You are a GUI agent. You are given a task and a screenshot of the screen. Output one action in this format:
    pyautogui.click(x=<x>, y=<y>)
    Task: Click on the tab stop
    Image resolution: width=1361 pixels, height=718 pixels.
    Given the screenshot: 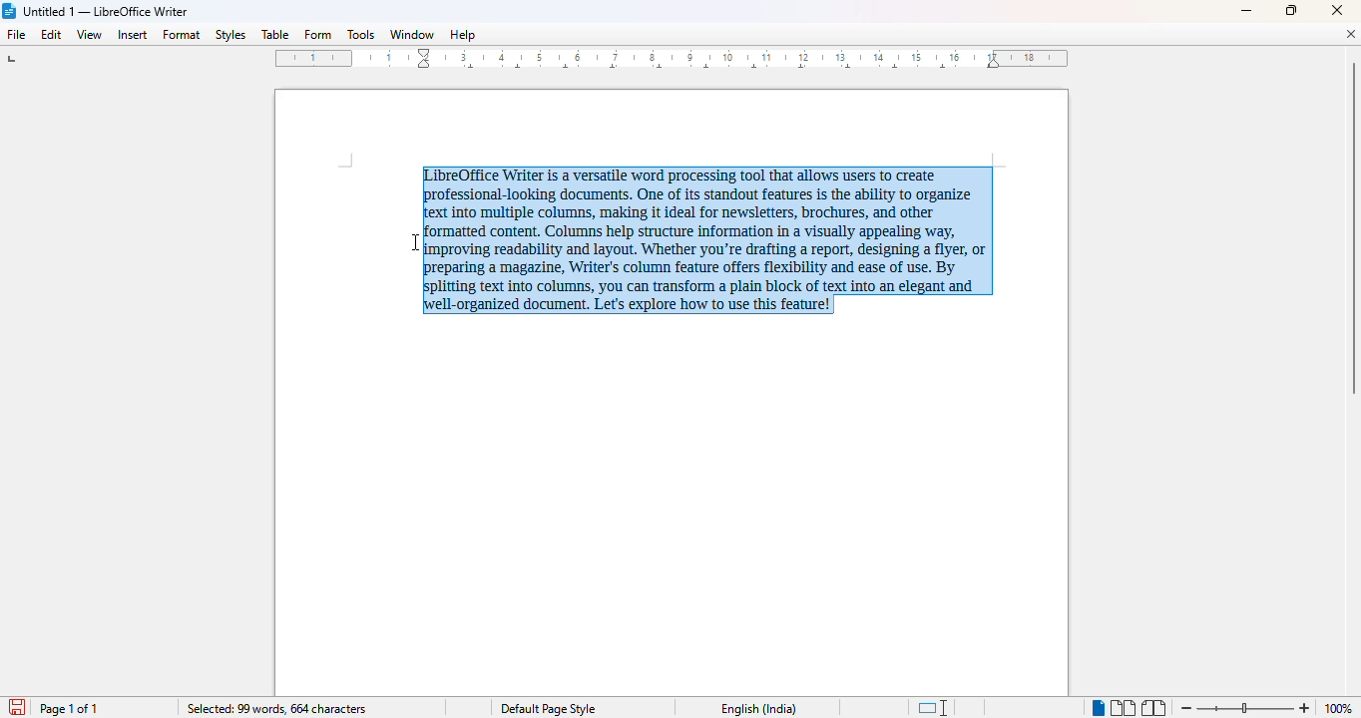 What is the action you would take?
    pyautogui.click(x=17, y=61)
    